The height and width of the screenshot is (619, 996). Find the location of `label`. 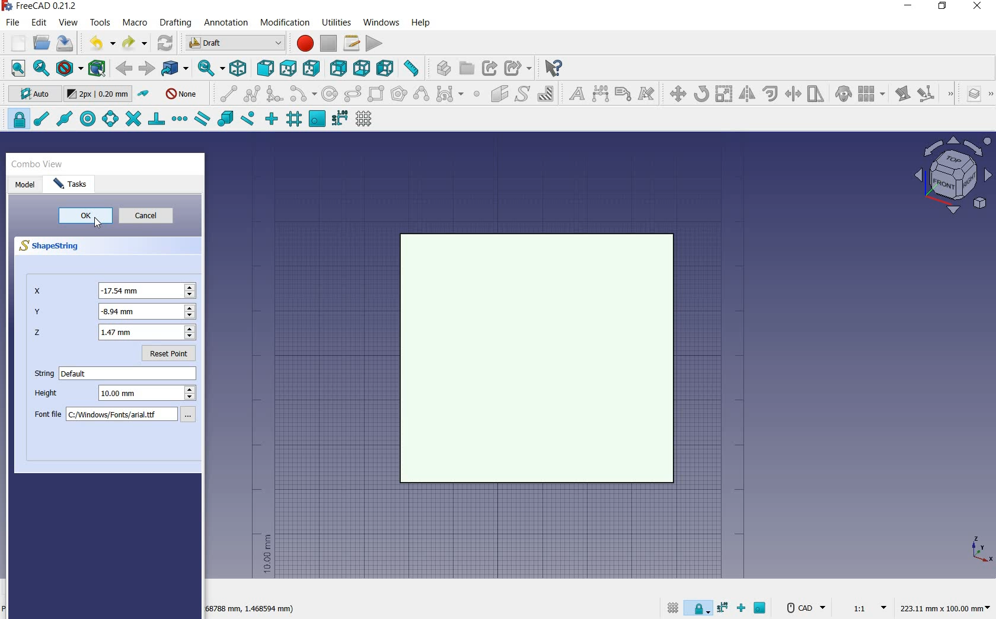

label is located at coordinates (623, 93).